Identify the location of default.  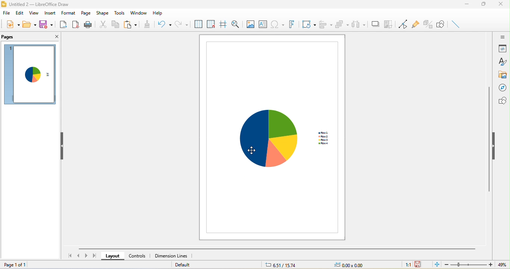
(186, 265).